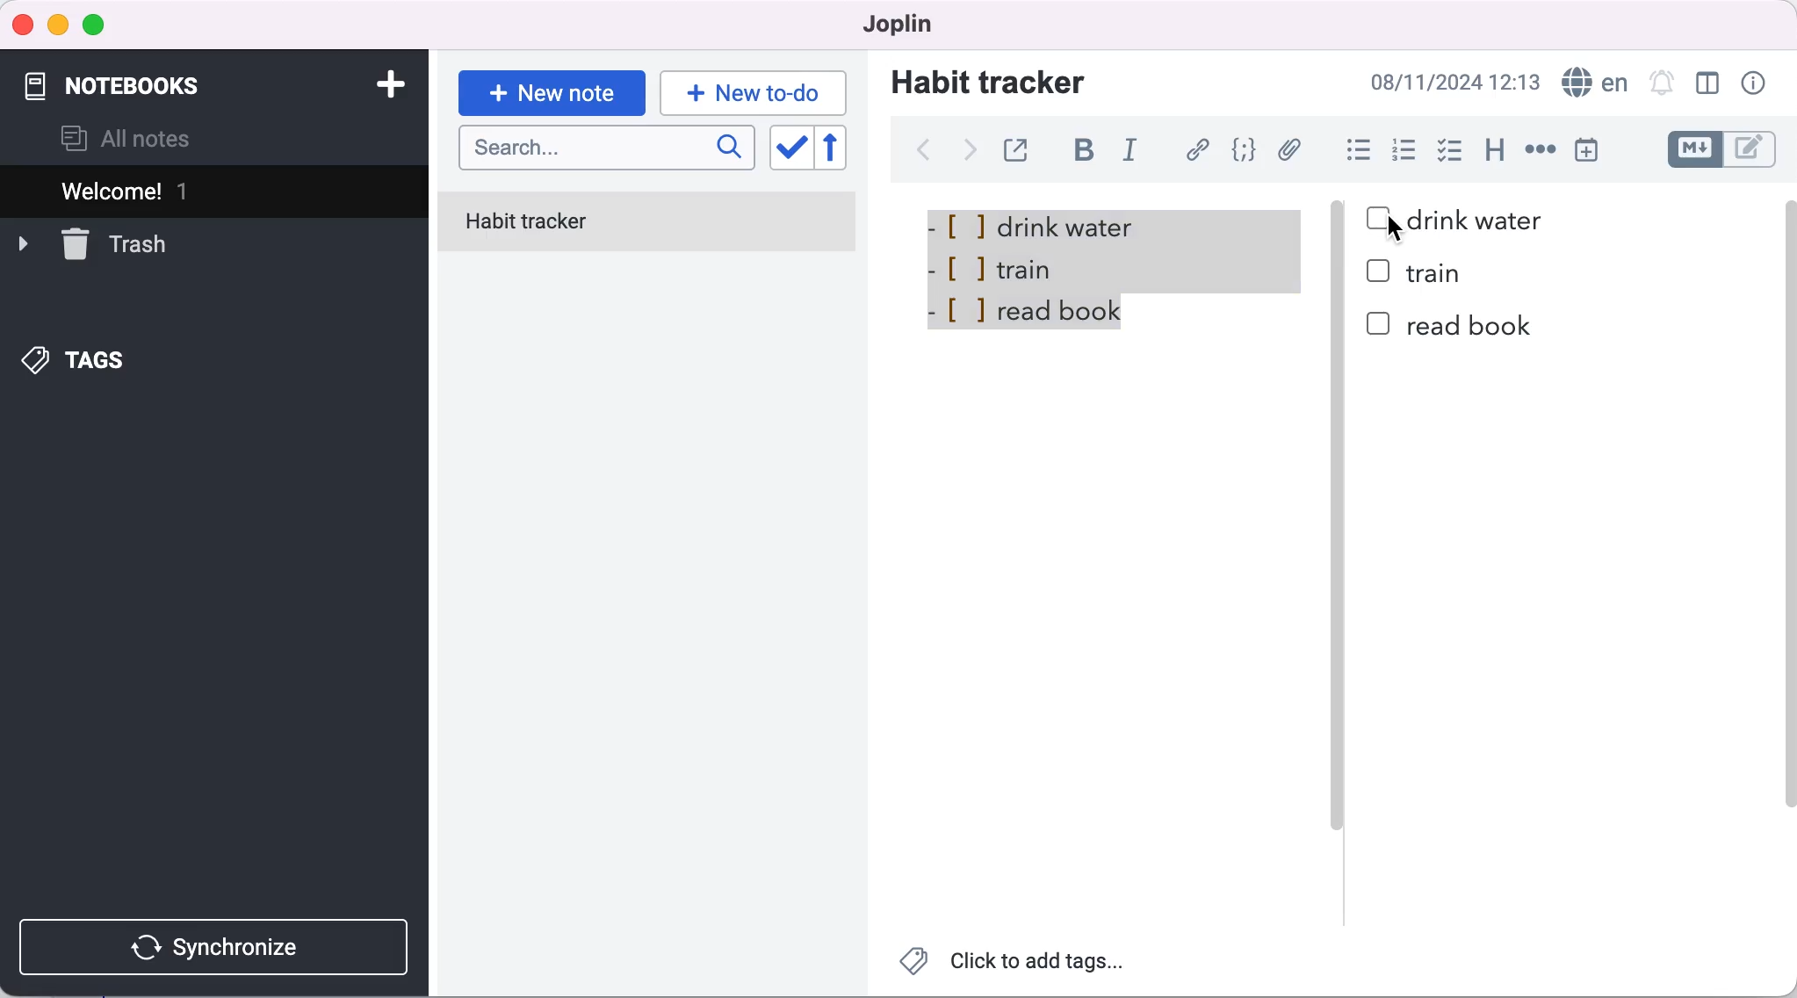 The width and height of the screenshot is (1797, 998). Describe the element at coordinates (1592, 83) in the screenshot. I see `language` at that location.